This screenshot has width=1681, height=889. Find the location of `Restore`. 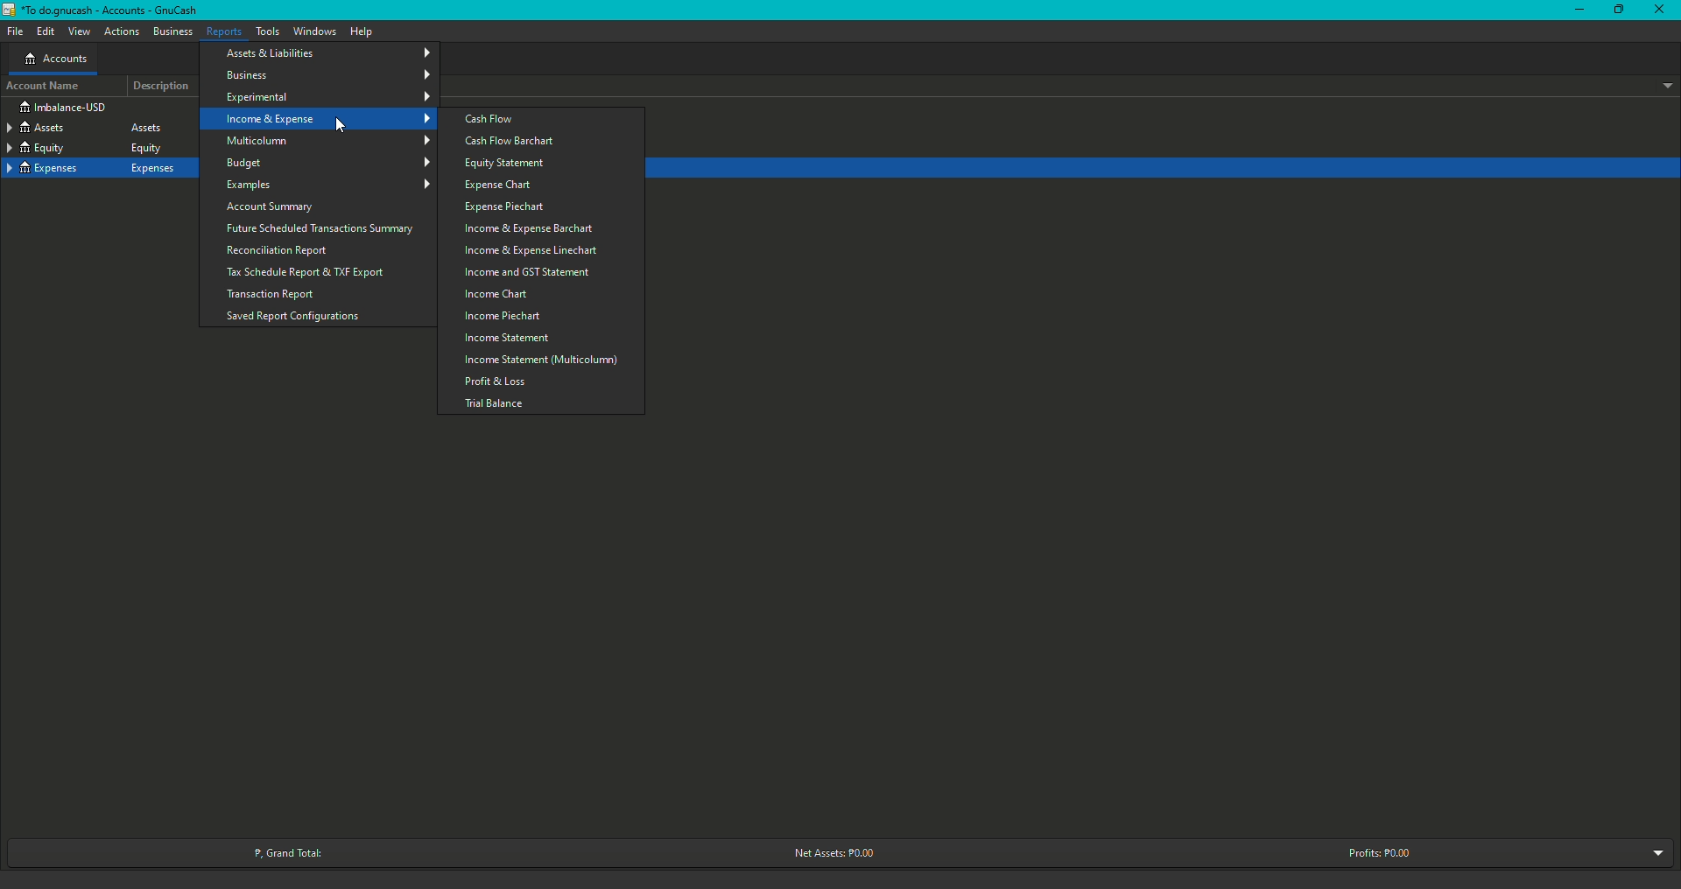

Restore is located at coordinates (1614, 11).